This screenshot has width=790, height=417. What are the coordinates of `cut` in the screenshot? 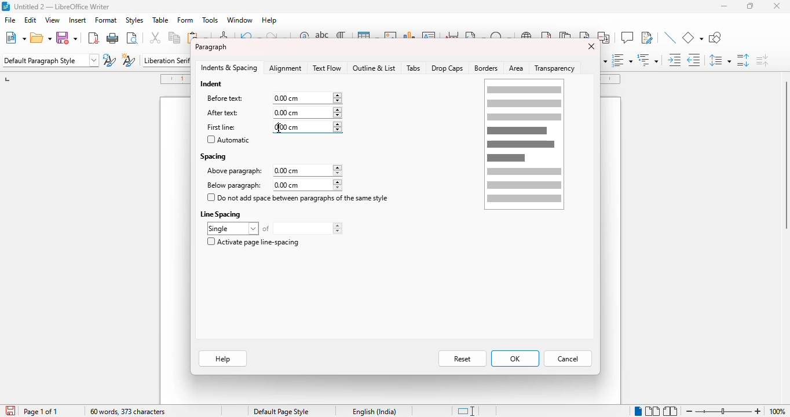 It's located at (156, 38).